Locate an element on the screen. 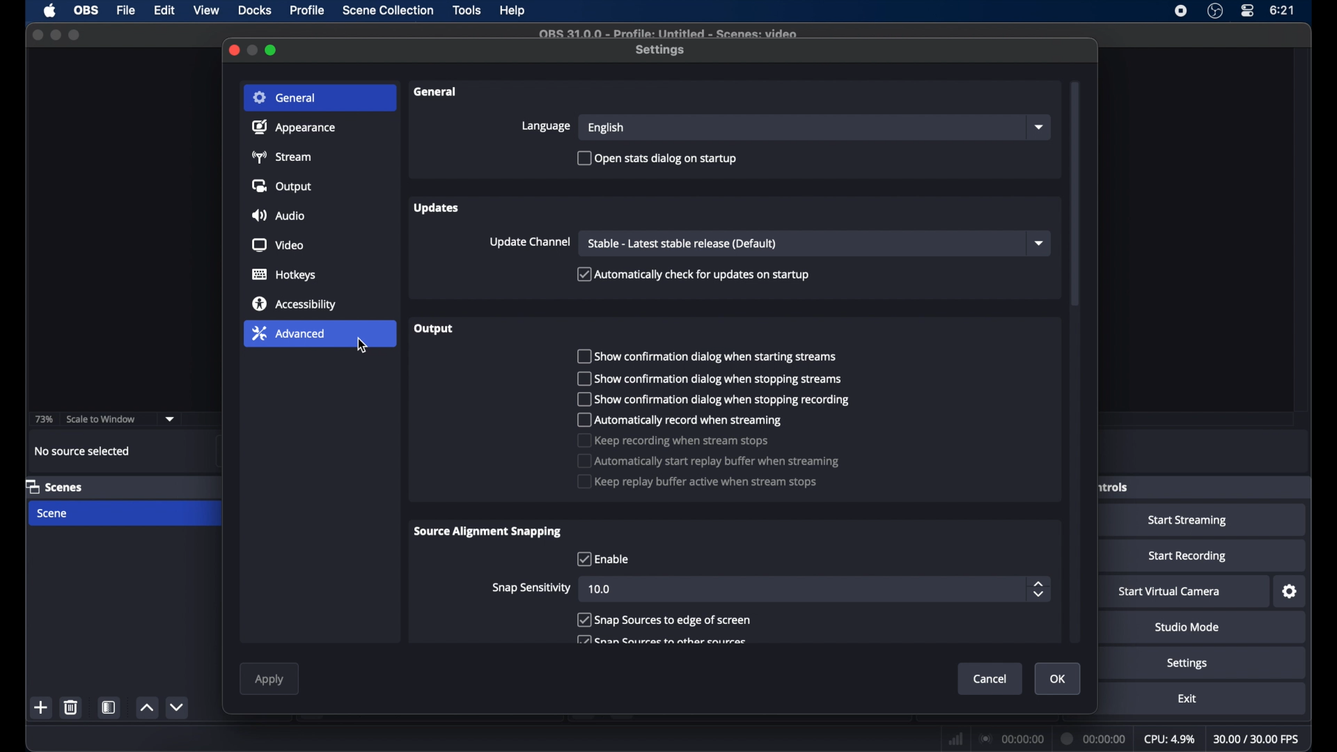   is located at coordinates (388, 11).